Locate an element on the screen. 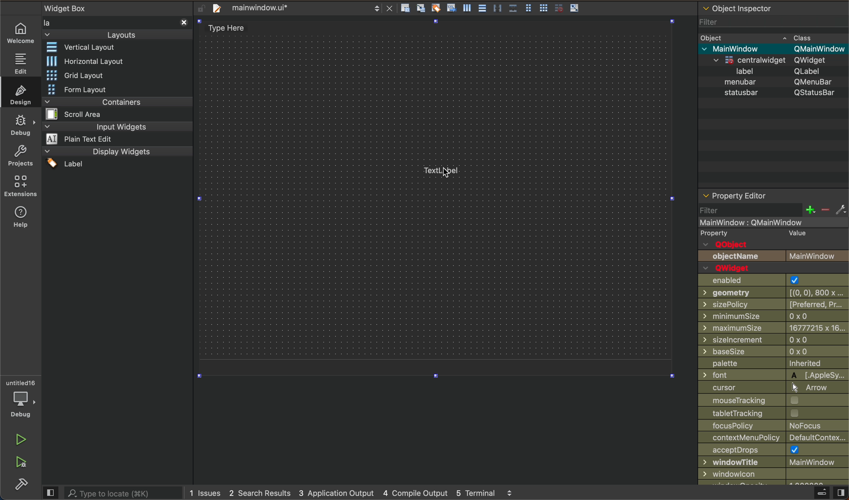   is located at coordinates (771, 294).